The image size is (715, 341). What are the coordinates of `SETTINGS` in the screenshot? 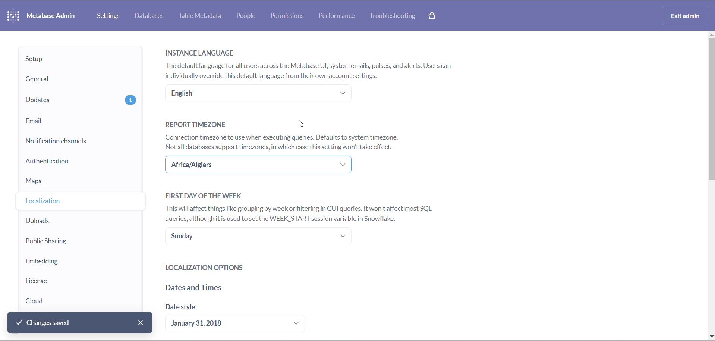 It's located at (109, 16).